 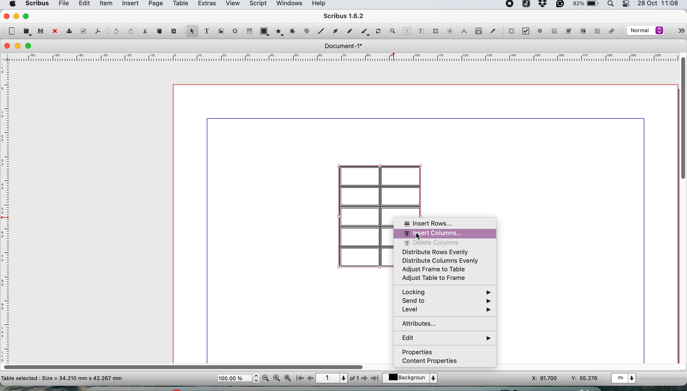 What do you see at coordinates (612, 5) in the screenshot?
I see `spotlight search` at bounding box center [612, 5].